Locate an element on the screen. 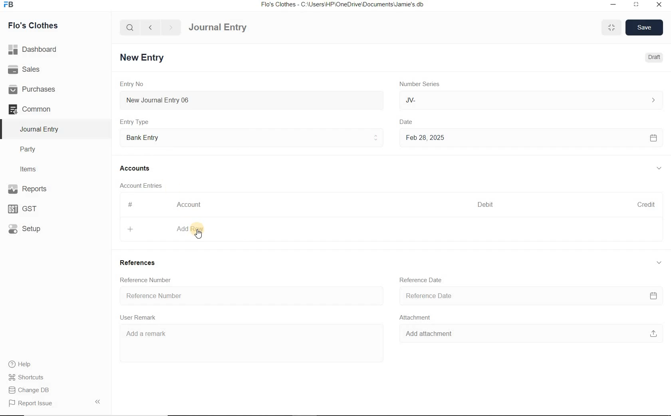 The width and height of the screenshot is (671, 416). Date is located at coordinates (412, 121).